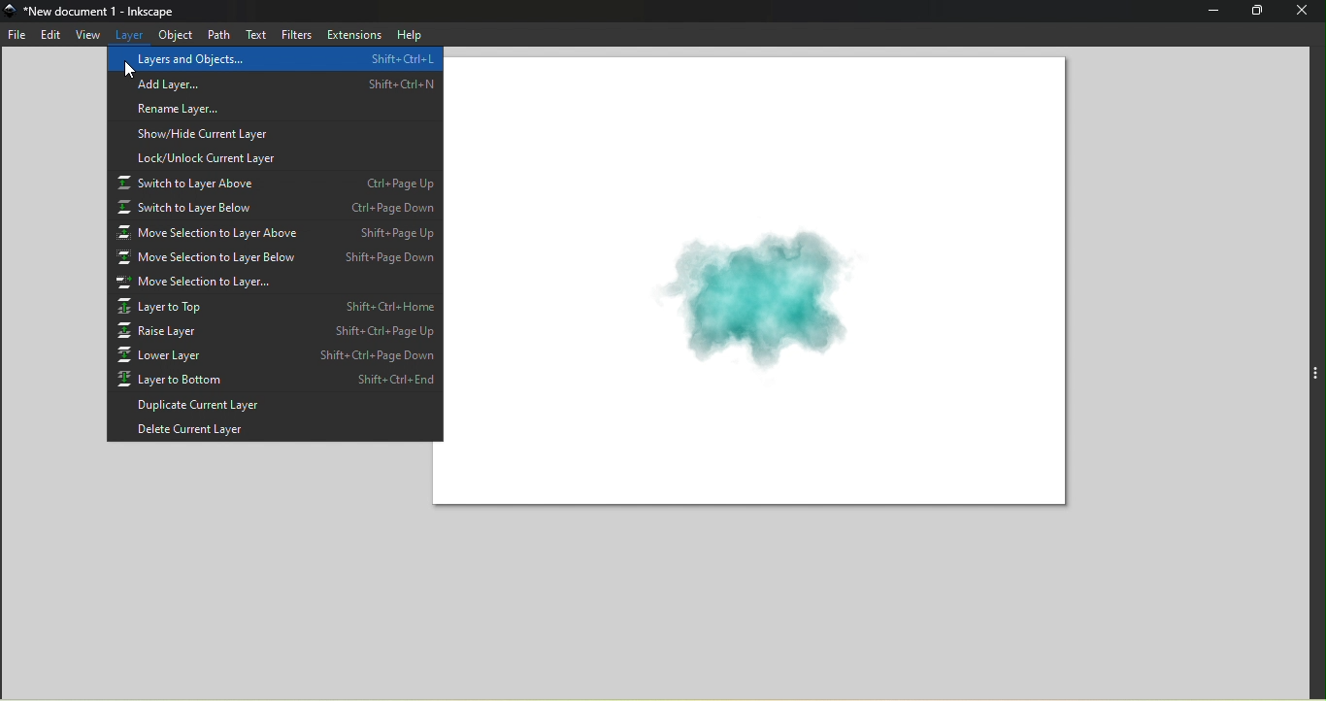 This screenshot has height=701, width=1326. I want to click on Edit, so click(50, 35).